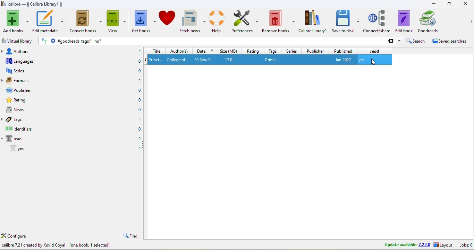 This screenshot has height=250, width=474. What do you see at coordinates (465, 4) in the screenshot?
I see `close` at bounding box center [465, 4].